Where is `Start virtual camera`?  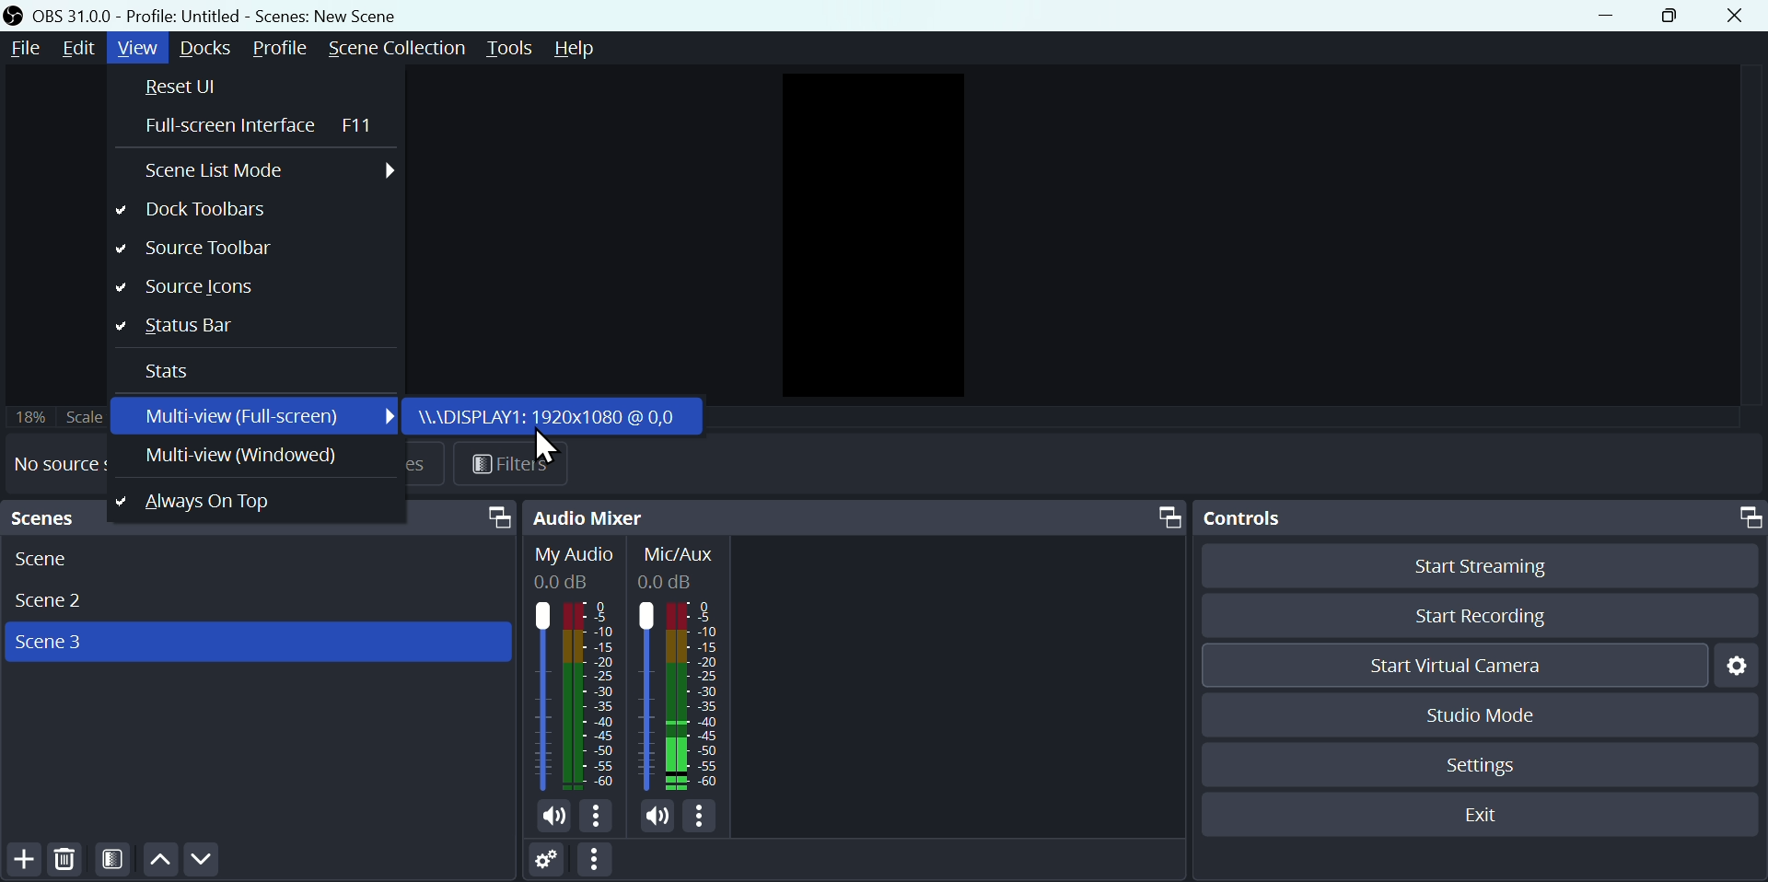
Start virtual camera is located at coordinates (1454, 662).